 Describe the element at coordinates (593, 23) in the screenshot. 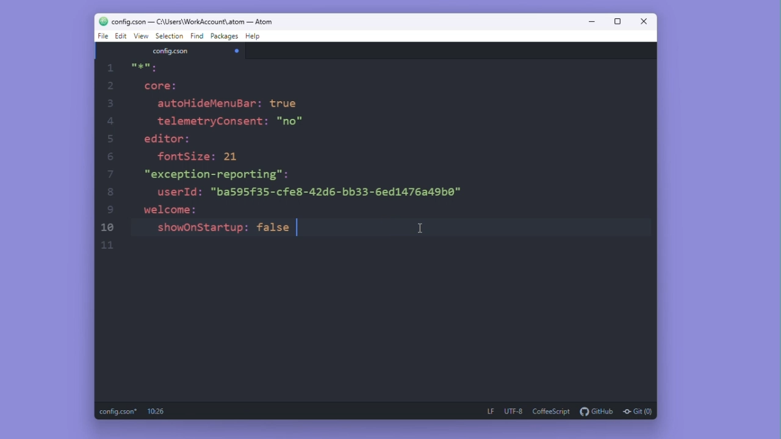

I see `Minimise` at that location.